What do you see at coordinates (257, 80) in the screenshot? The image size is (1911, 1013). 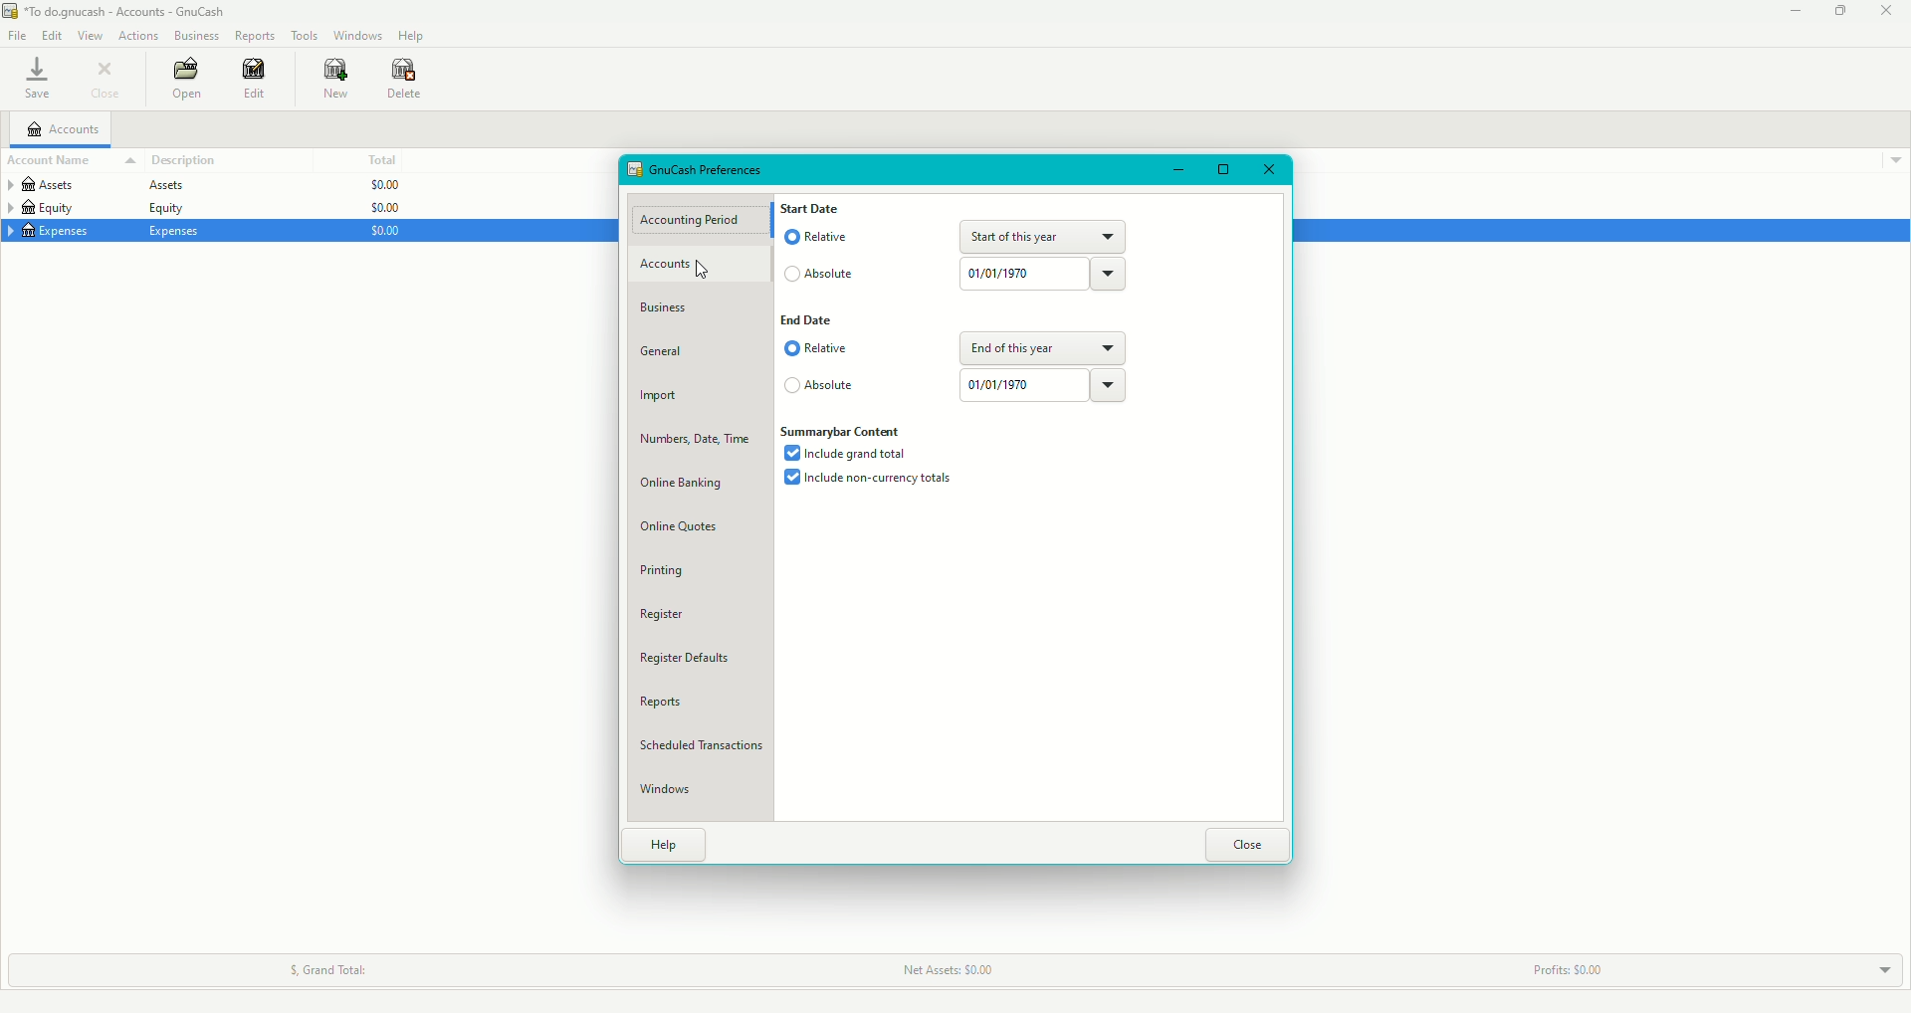 I see `Edit` at bounding box center [257, 80].